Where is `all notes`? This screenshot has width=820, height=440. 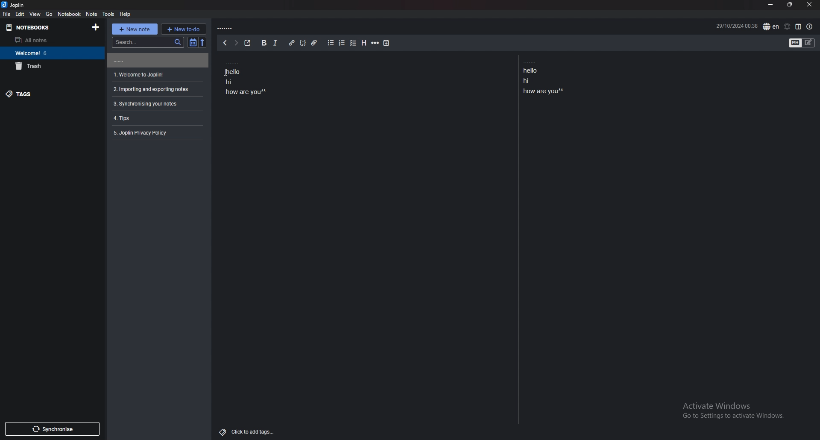 all notes is located at coordinates (48, 40).